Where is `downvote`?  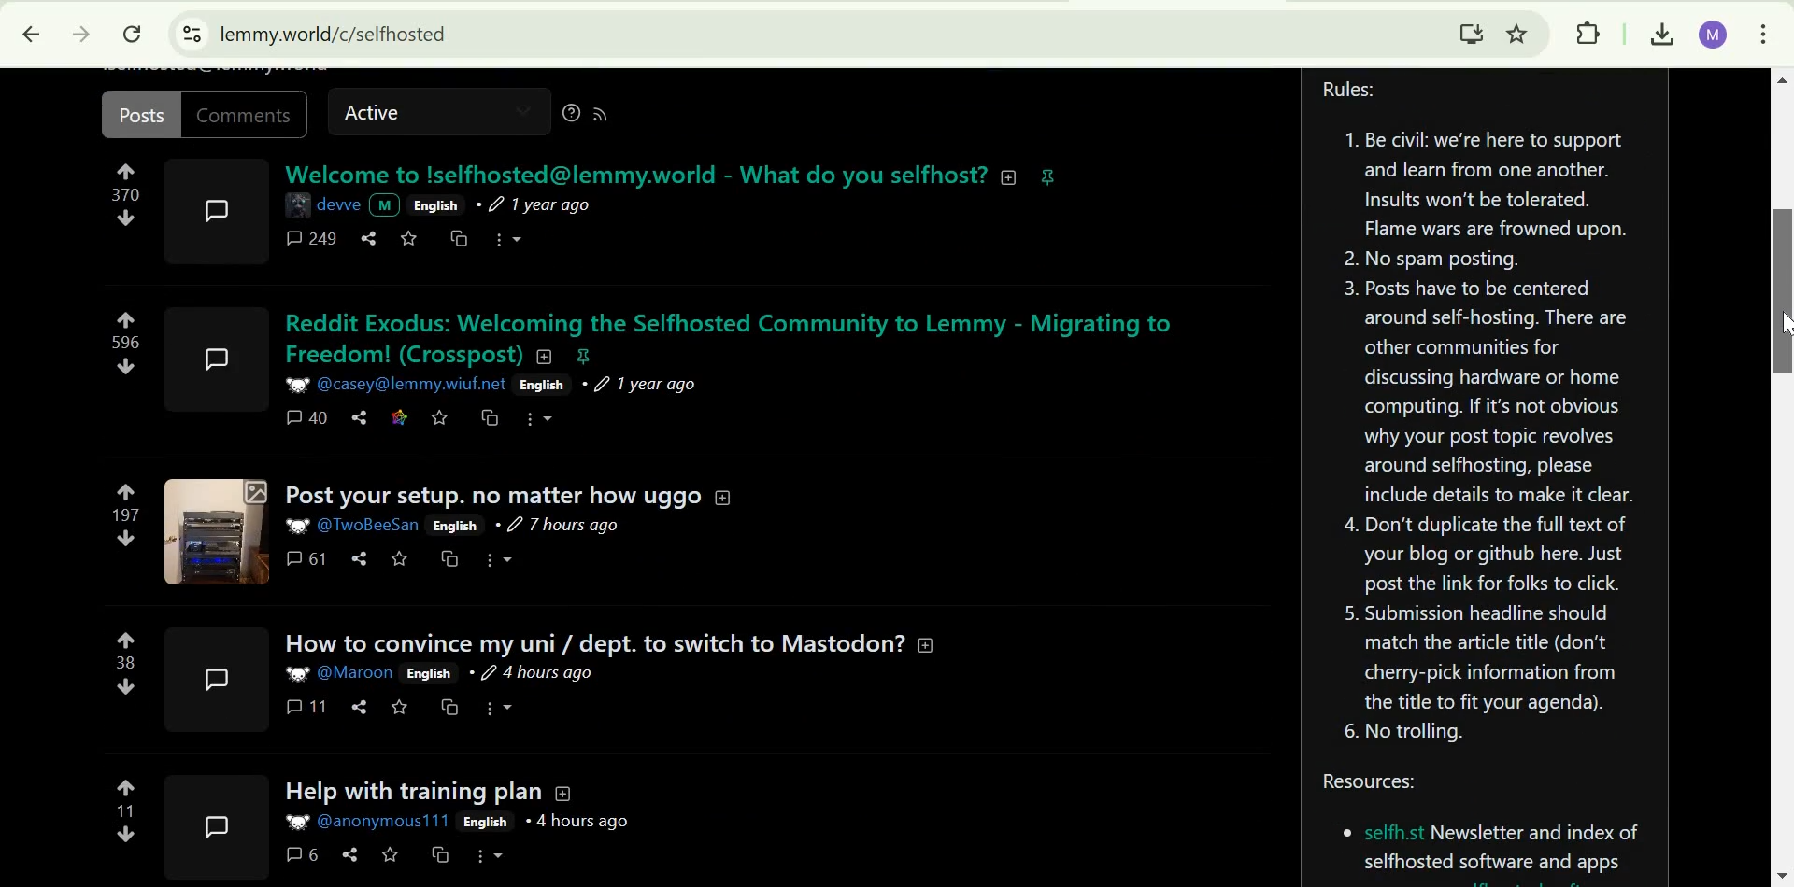 downvote is located at coordinates (125, 218).